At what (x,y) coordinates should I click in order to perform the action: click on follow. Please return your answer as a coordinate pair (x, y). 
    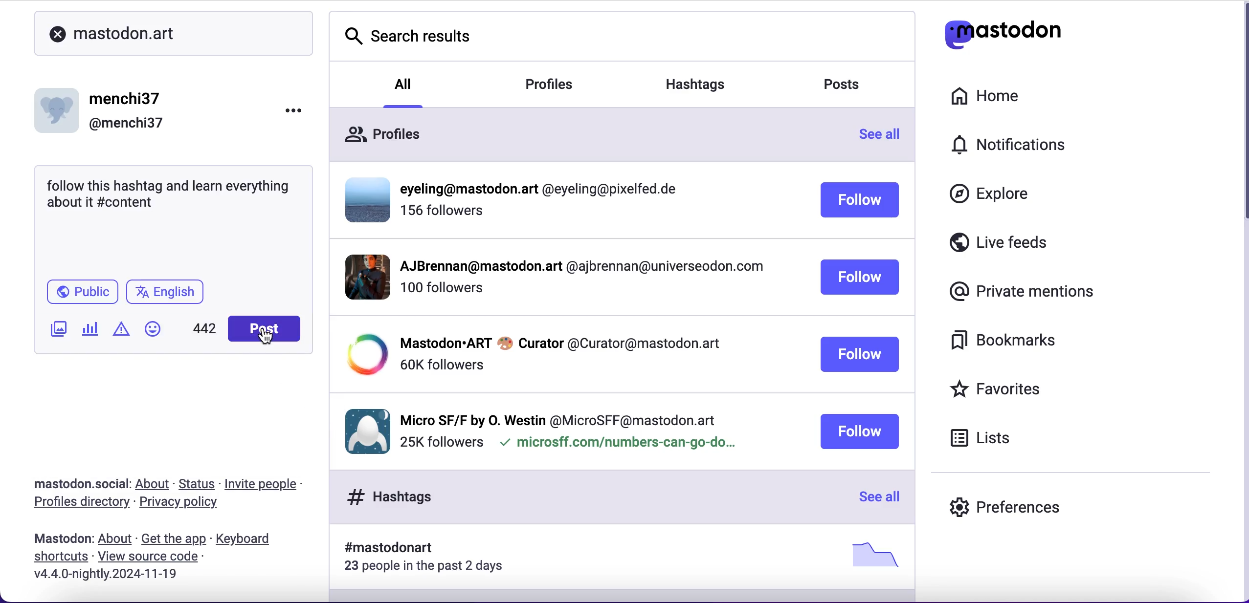
    Looking at the image, I should click on (860, 278).